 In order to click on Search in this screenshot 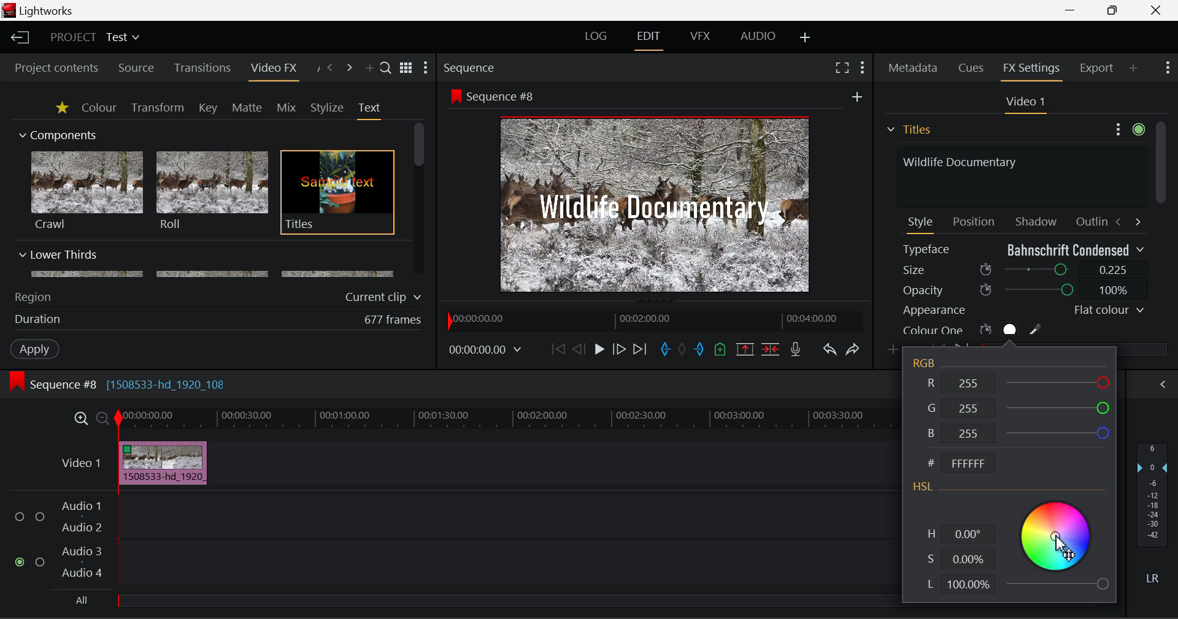, I will do `click(387, 67)`.